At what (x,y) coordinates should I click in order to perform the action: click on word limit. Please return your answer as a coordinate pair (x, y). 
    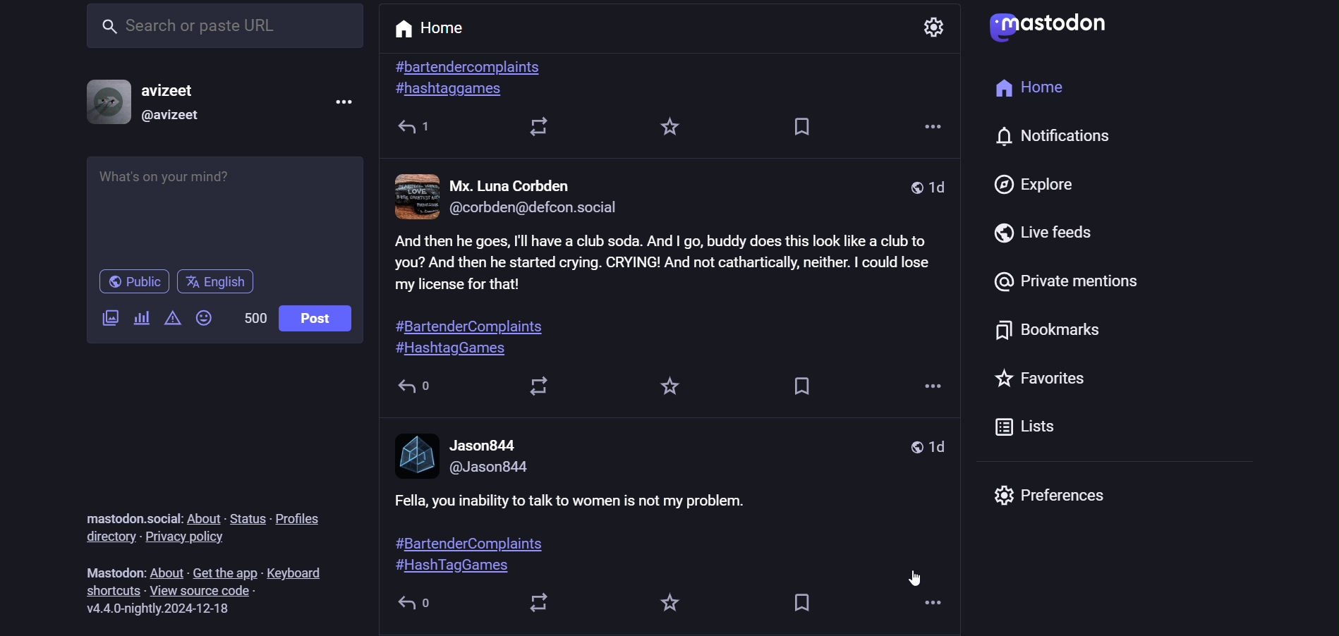
    Looking at the image, I should click on (252, 316).